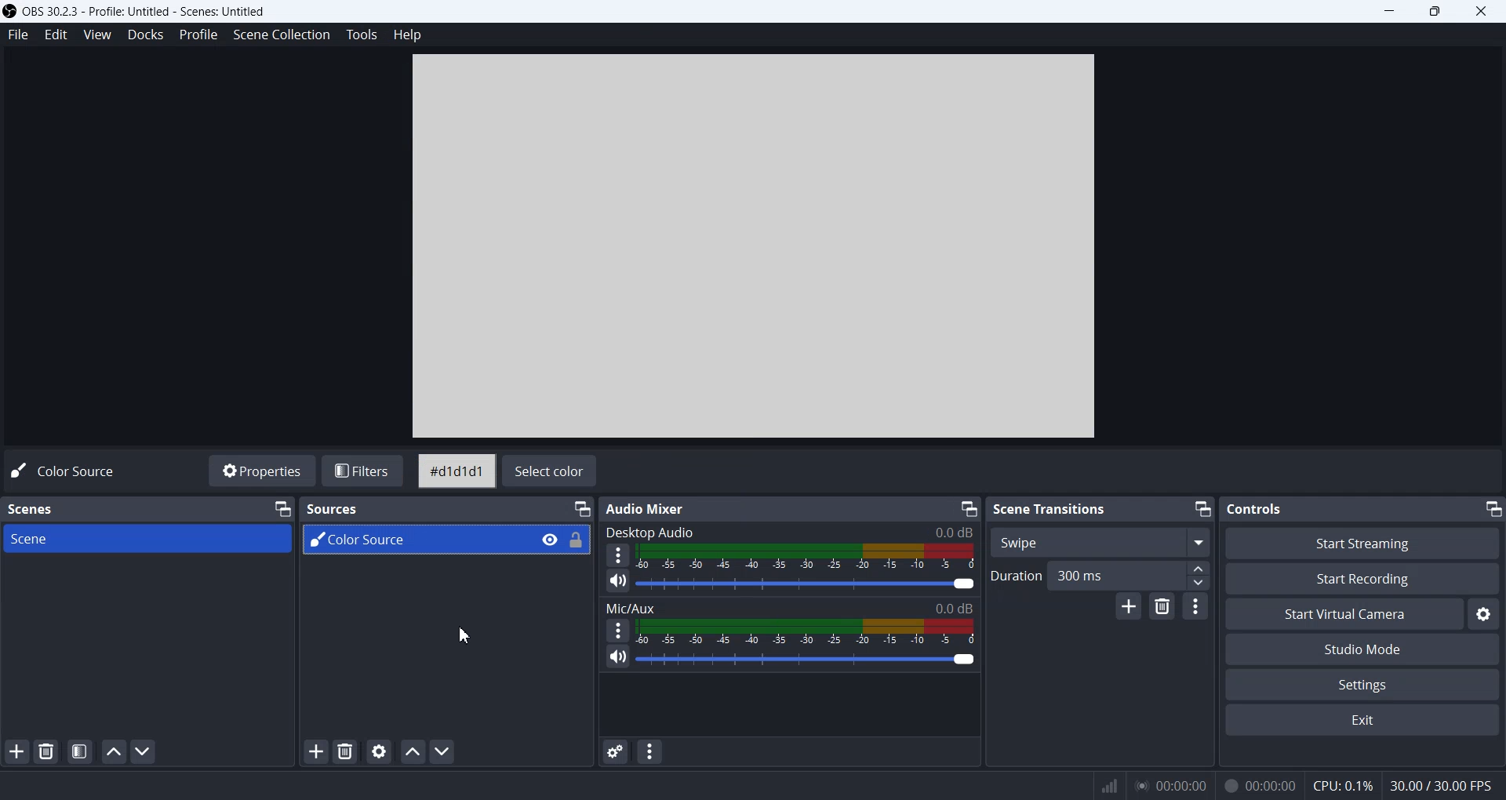 This screenshot has height=800, width=1506. Describe the element at coordinates (149, 539) in the screenshot. I see `Scene` at that location.